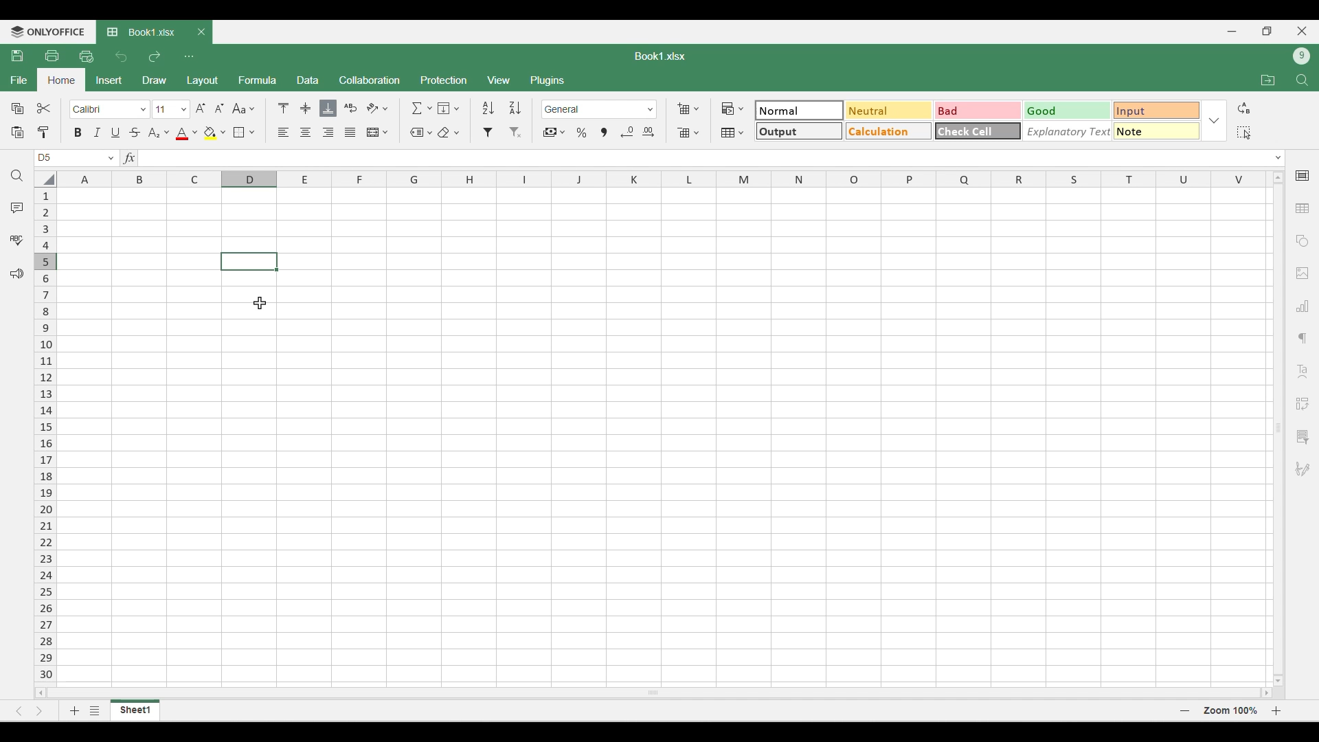  What do you see at coordinates (266, 304) in the screenshot?
I see `cursor` at bounding box center [266, 304].